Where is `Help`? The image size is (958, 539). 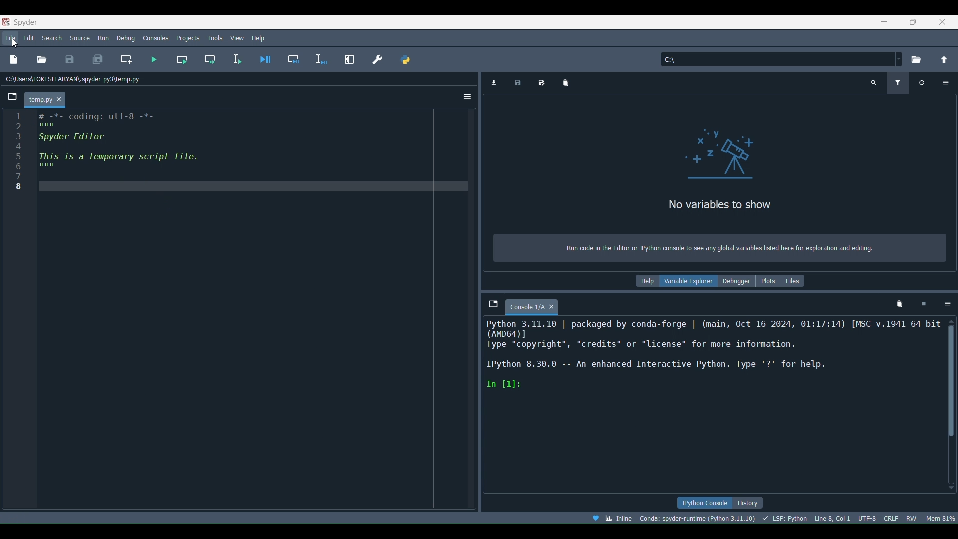
Help is located at coordinates (261, 37).